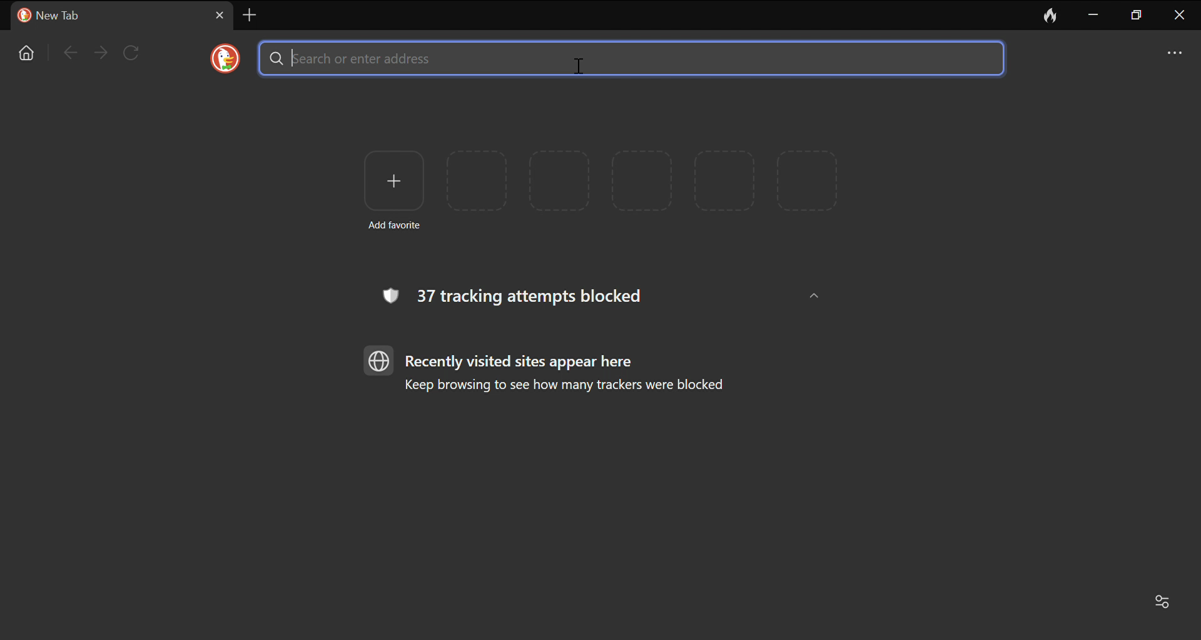  What do you see at coordinates (1180, 16) in the screenshot?
I see `close` at bounding box center [1180, 16].